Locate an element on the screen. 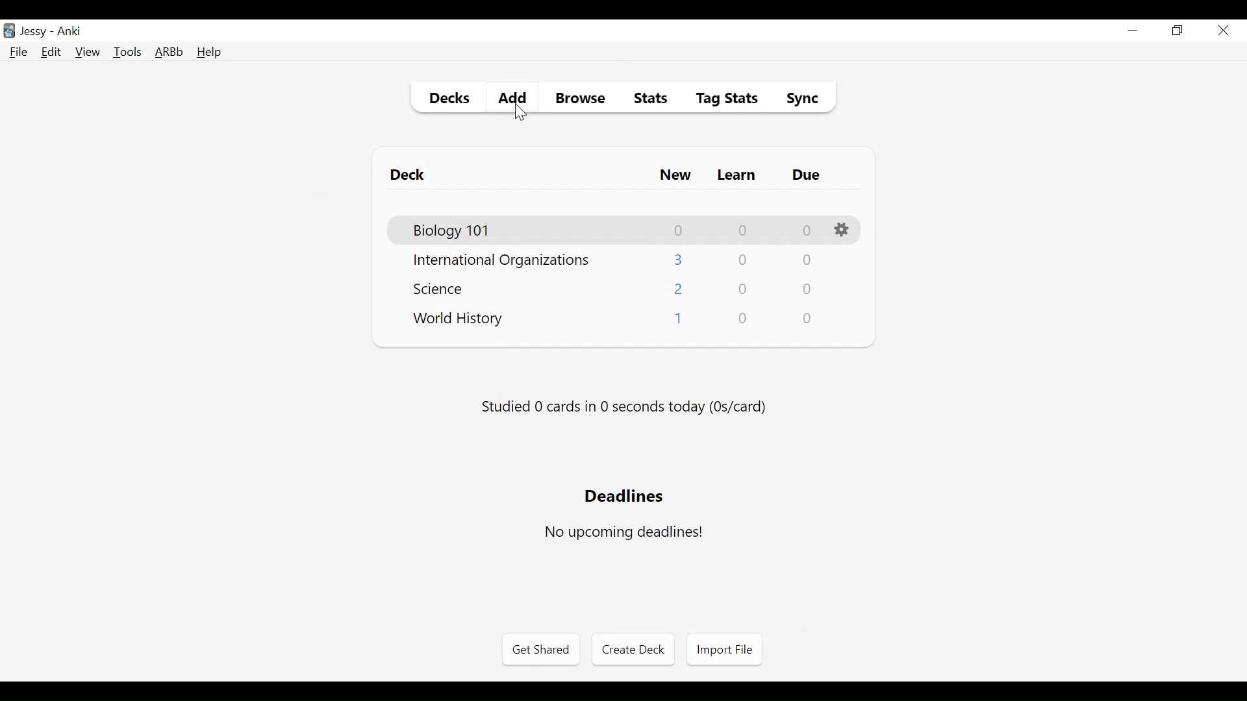  Due Card Count is located at coordinates (807, 231).